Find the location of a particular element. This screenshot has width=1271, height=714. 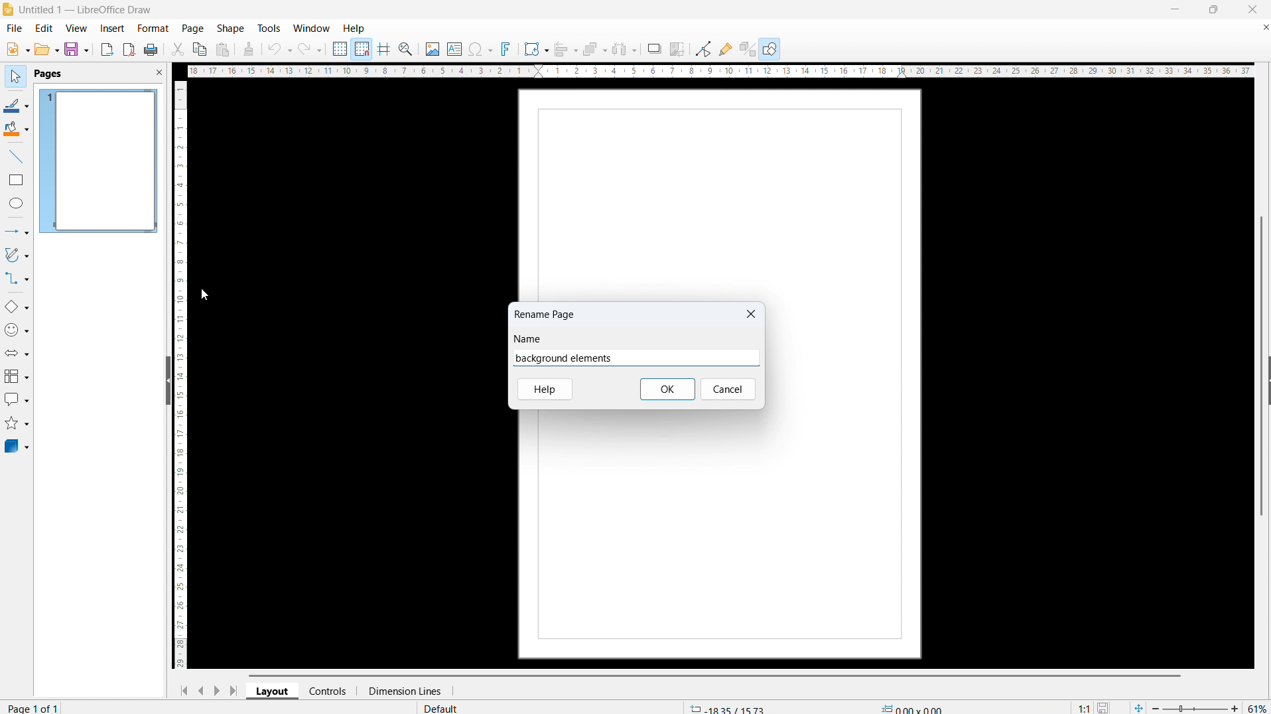

lines and arrows is located at coordinates (17, 232).